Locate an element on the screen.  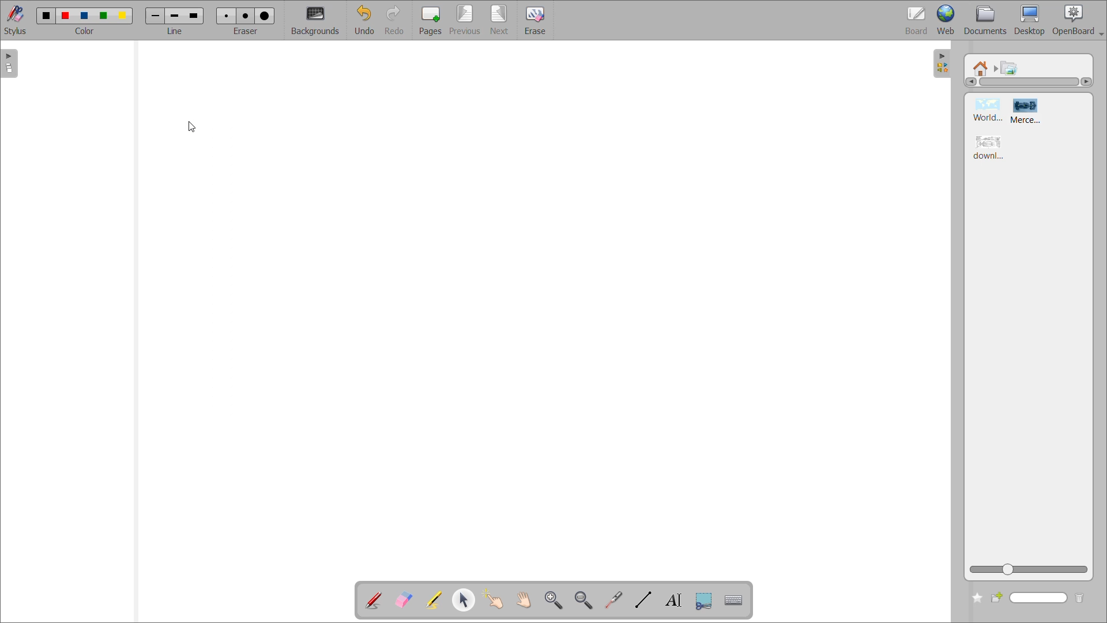
color 2 is located at coordinates (66, 16).